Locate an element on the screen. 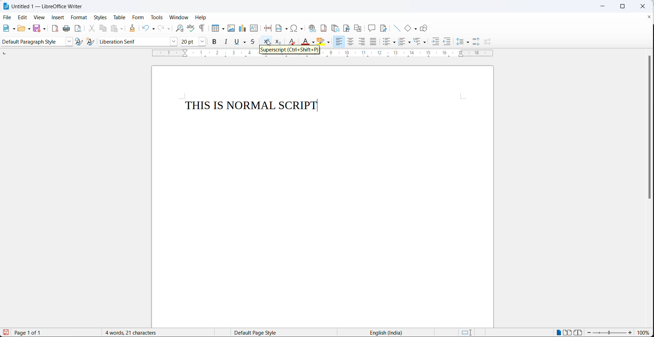 Image resolution: width=654 pixels, height=337 pixels. insert bookmark is located at coordinates (347, 28).